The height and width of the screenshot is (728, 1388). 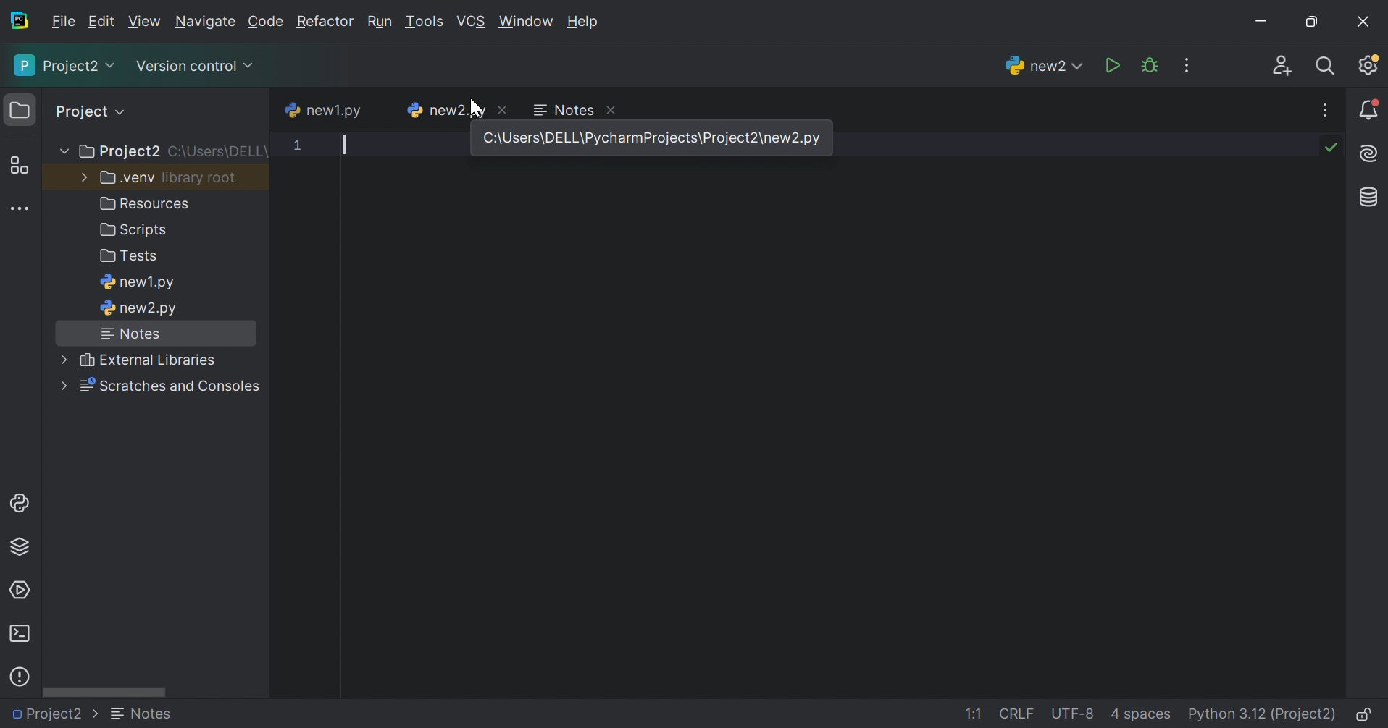 What do you see at coordinates (471, 21) in the screenshot?
I see `VCS` at bounding box center [471, 21].